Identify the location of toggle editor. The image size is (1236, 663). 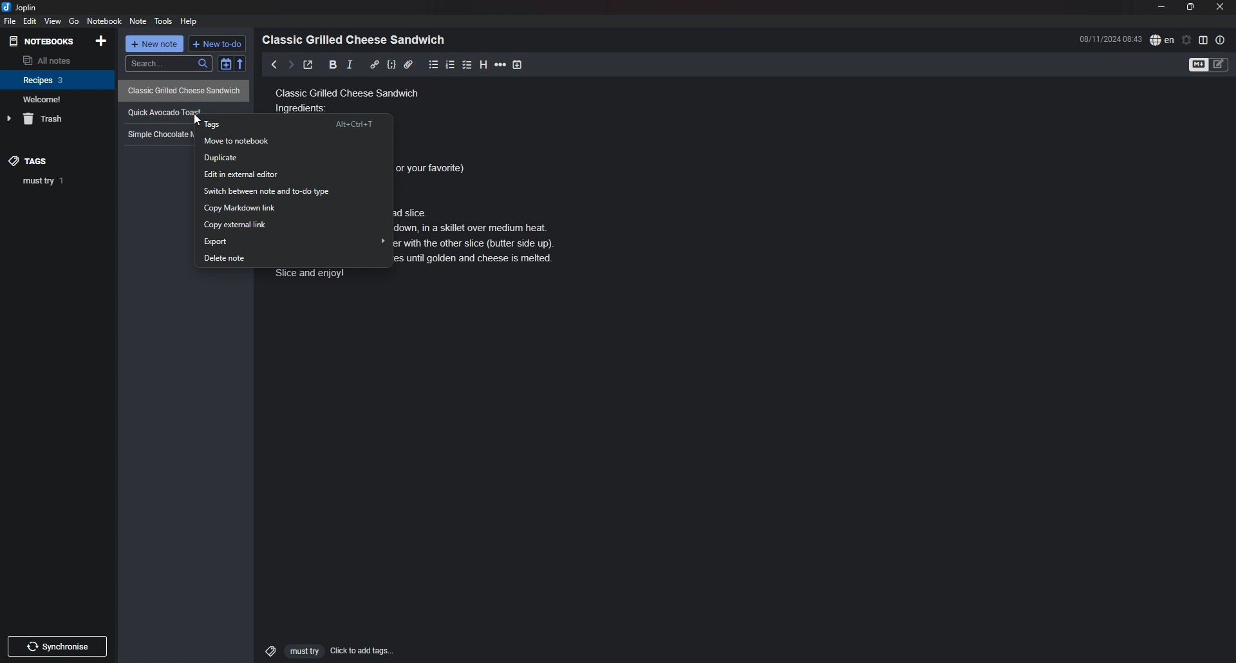
(1210, 66).